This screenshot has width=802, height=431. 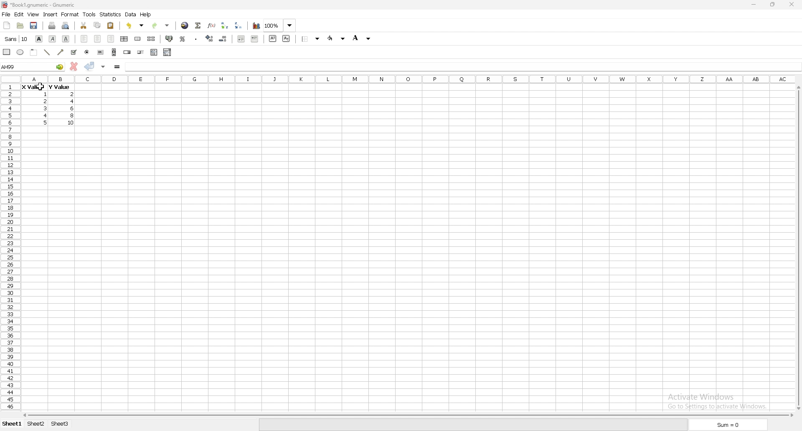 What do you see at coordinates (71, 122) in the screenshot?
I see `value` at bounding box center [71, 122].